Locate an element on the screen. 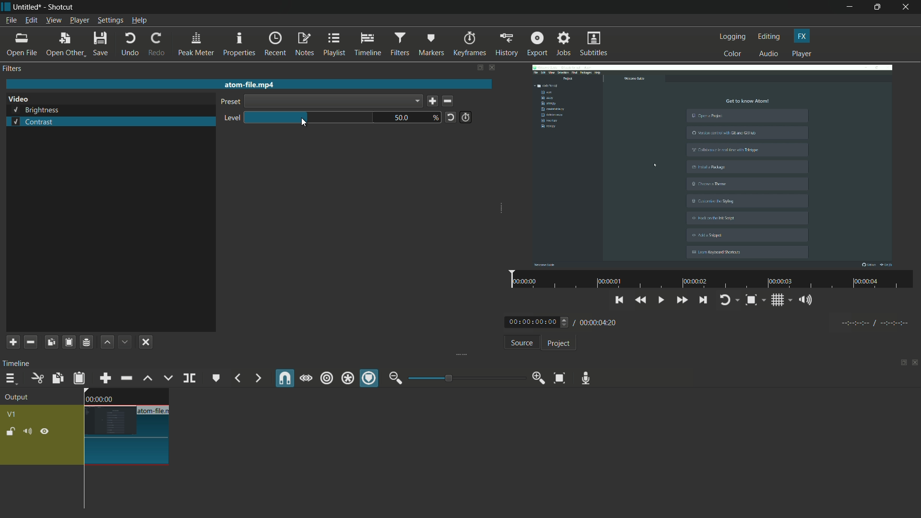  timeline is located at coordinates (18, 363).